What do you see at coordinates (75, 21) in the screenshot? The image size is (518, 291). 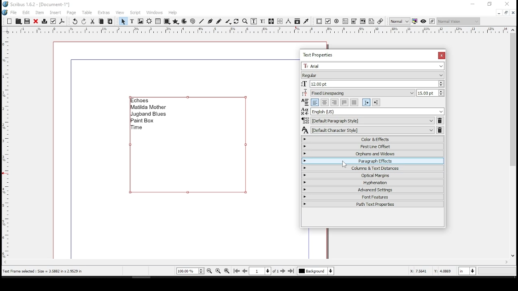 I see `undo` at bounding box center [75, 21].